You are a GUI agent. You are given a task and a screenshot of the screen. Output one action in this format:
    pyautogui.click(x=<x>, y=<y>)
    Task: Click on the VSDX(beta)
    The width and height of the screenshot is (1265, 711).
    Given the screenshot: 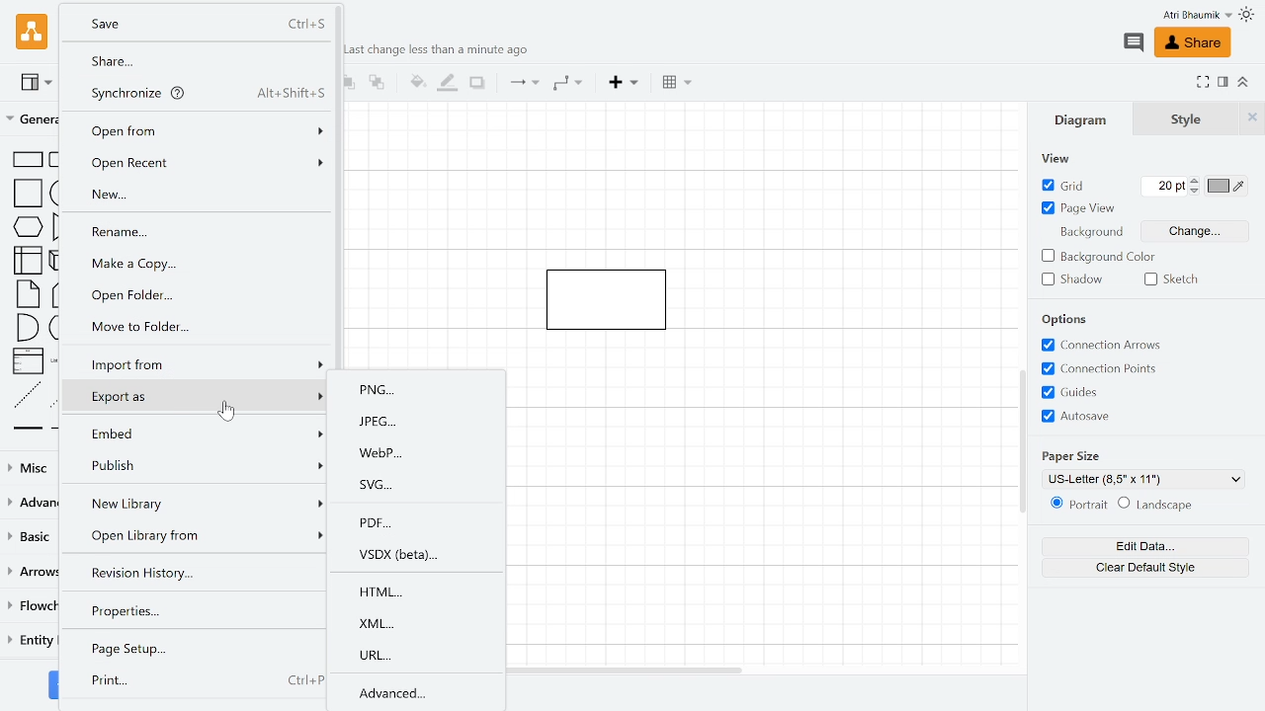 What is the action you would take?
    pyautogui.click(x=417, y=555)
    